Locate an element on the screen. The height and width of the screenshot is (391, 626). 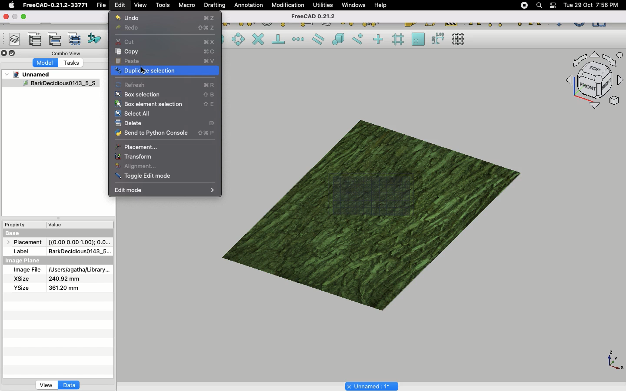
Combo view is located at coordinates (67, 53).